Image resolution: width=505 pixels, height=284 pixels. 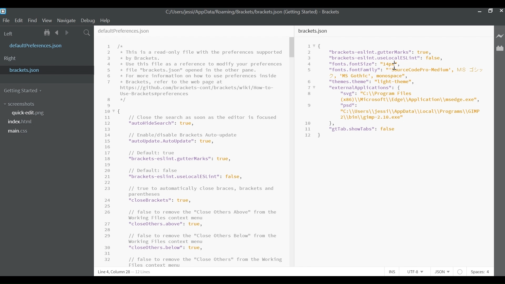 I want to click on cursor, so click(x=395, y=67).